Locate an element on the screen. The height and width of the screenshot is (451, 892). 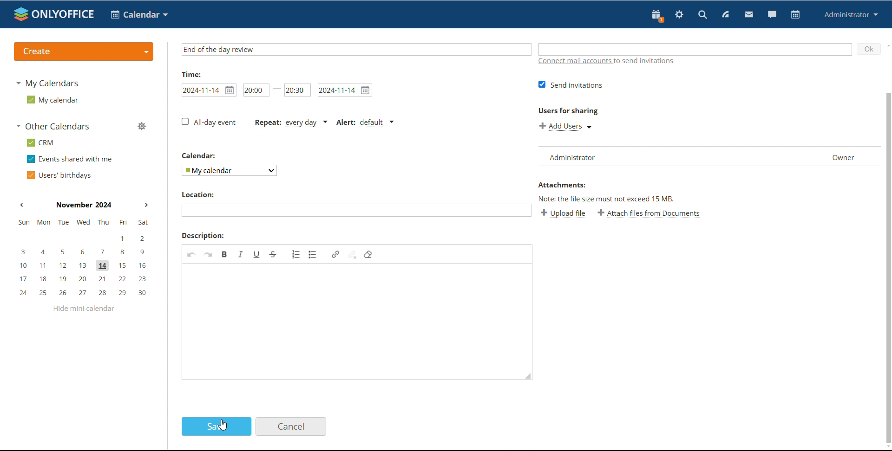
Upload file is located at coordinates (564, 214).